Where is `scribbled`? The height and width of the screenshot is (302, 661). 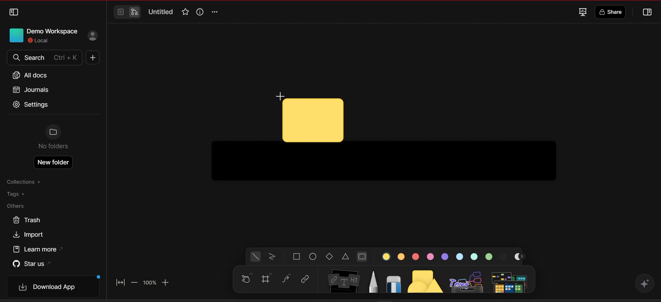 scribbled is located at coordinates (272, 257).